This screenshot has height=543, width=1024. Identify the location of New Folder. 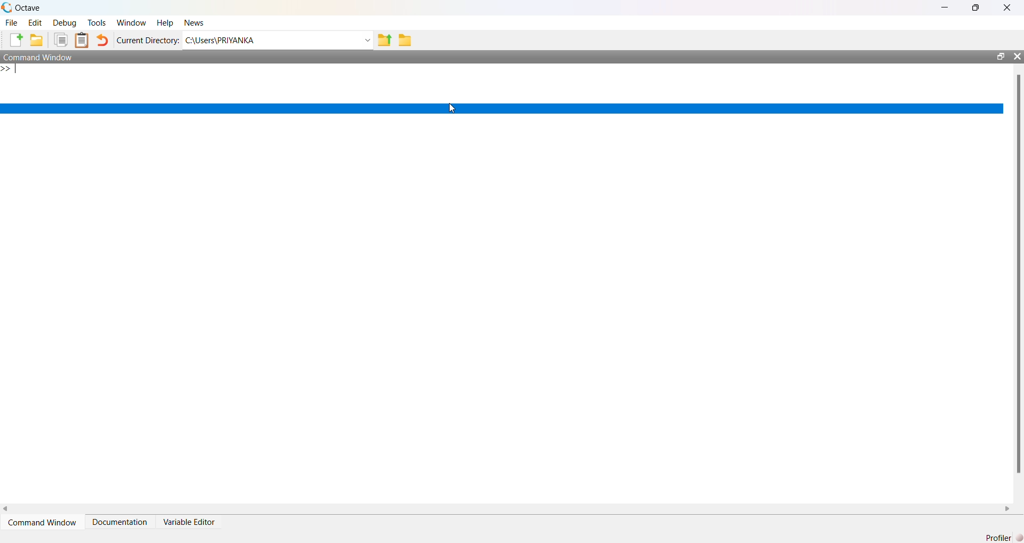
(37, 40).